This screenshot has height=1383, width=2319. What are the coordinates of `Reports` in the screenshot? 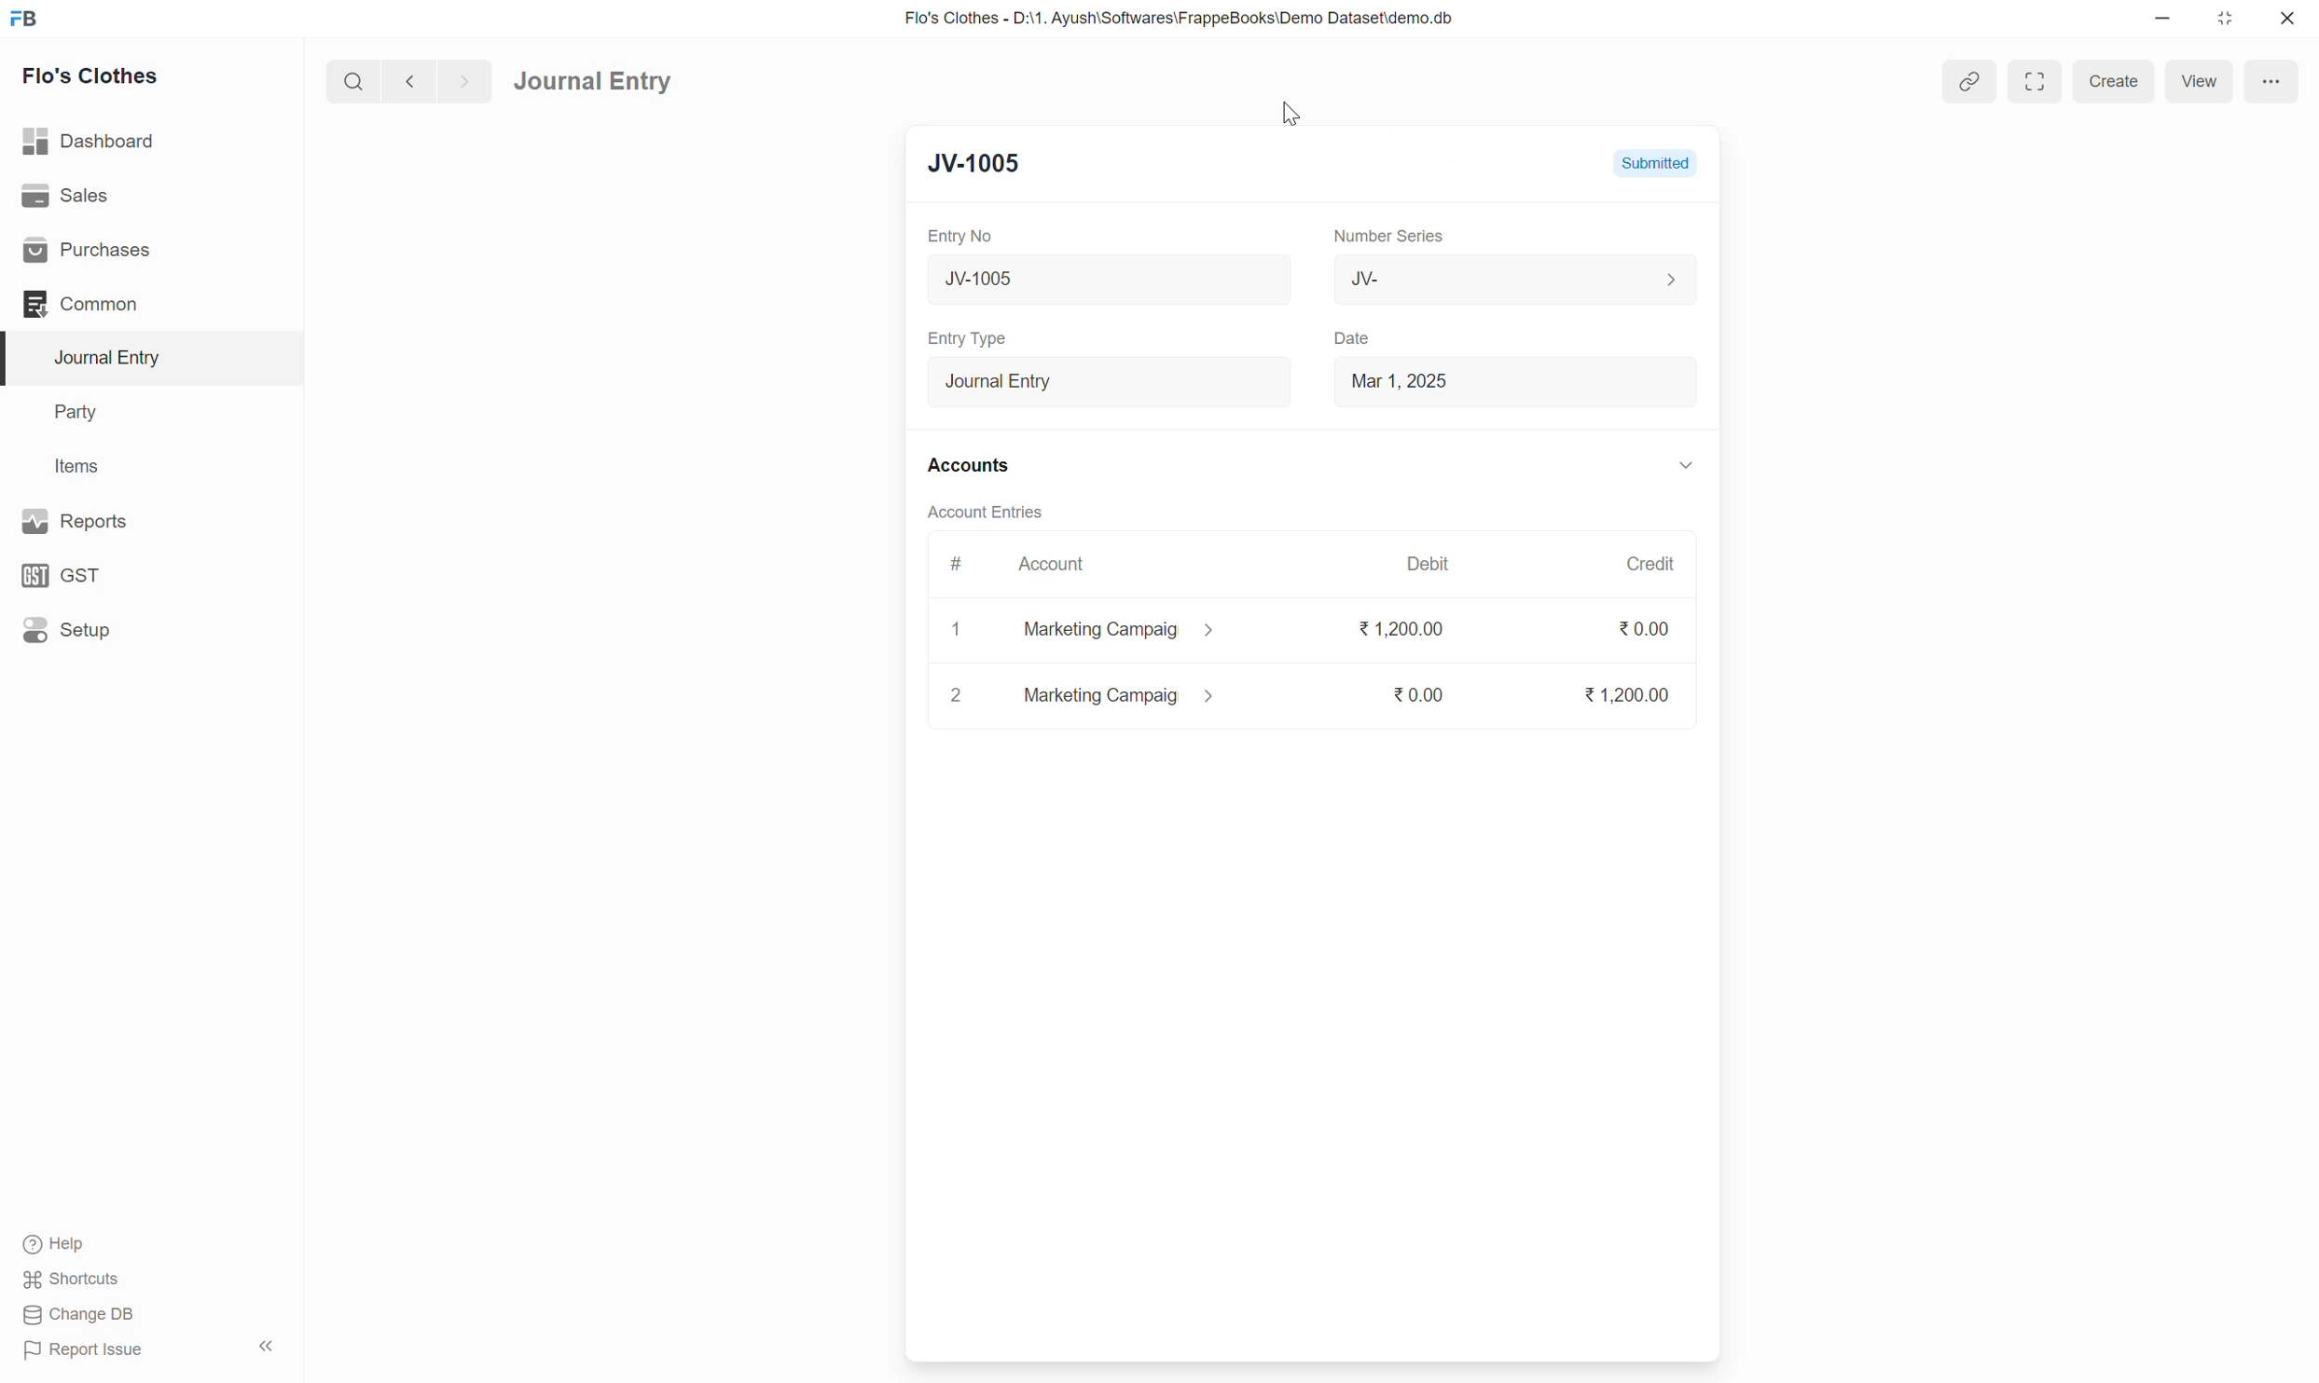 It's located at (81, 520).